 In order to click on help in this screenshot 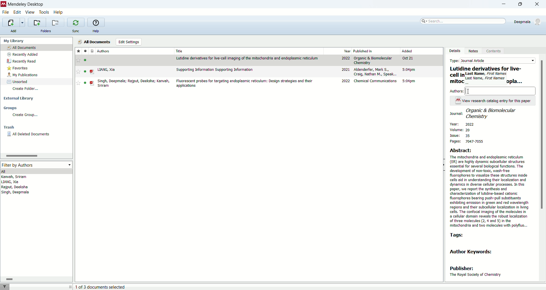, I will do `click(96, 31)`.